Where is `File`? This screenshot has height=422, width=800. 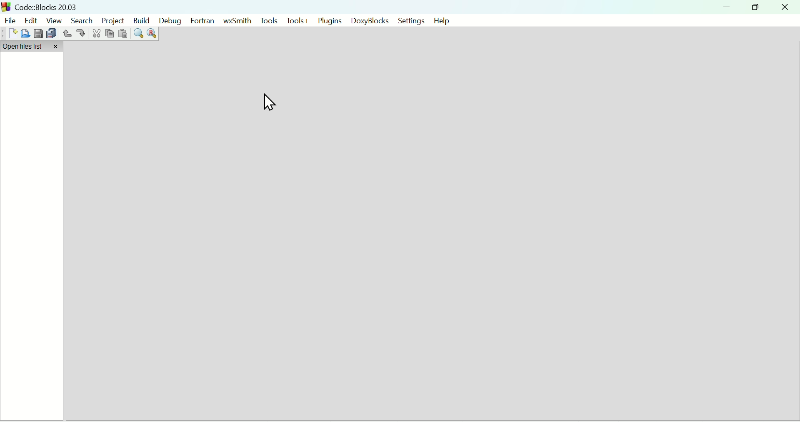 File is located at coordinates (9, 19).